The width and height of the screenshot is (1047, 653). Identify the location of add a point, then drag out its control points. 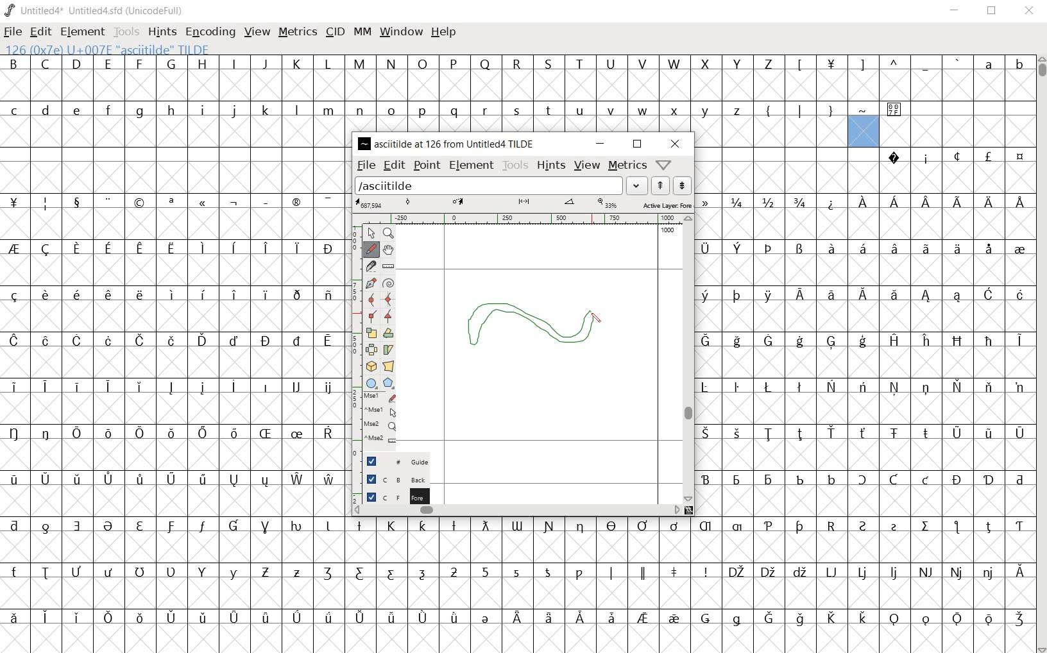
(370, 282).